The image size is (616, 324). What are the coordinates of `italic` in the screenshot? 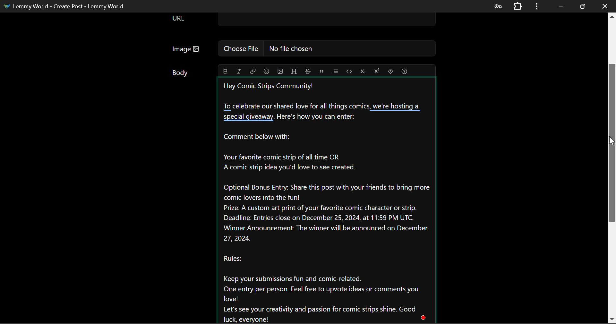 It's located at (252, 70).